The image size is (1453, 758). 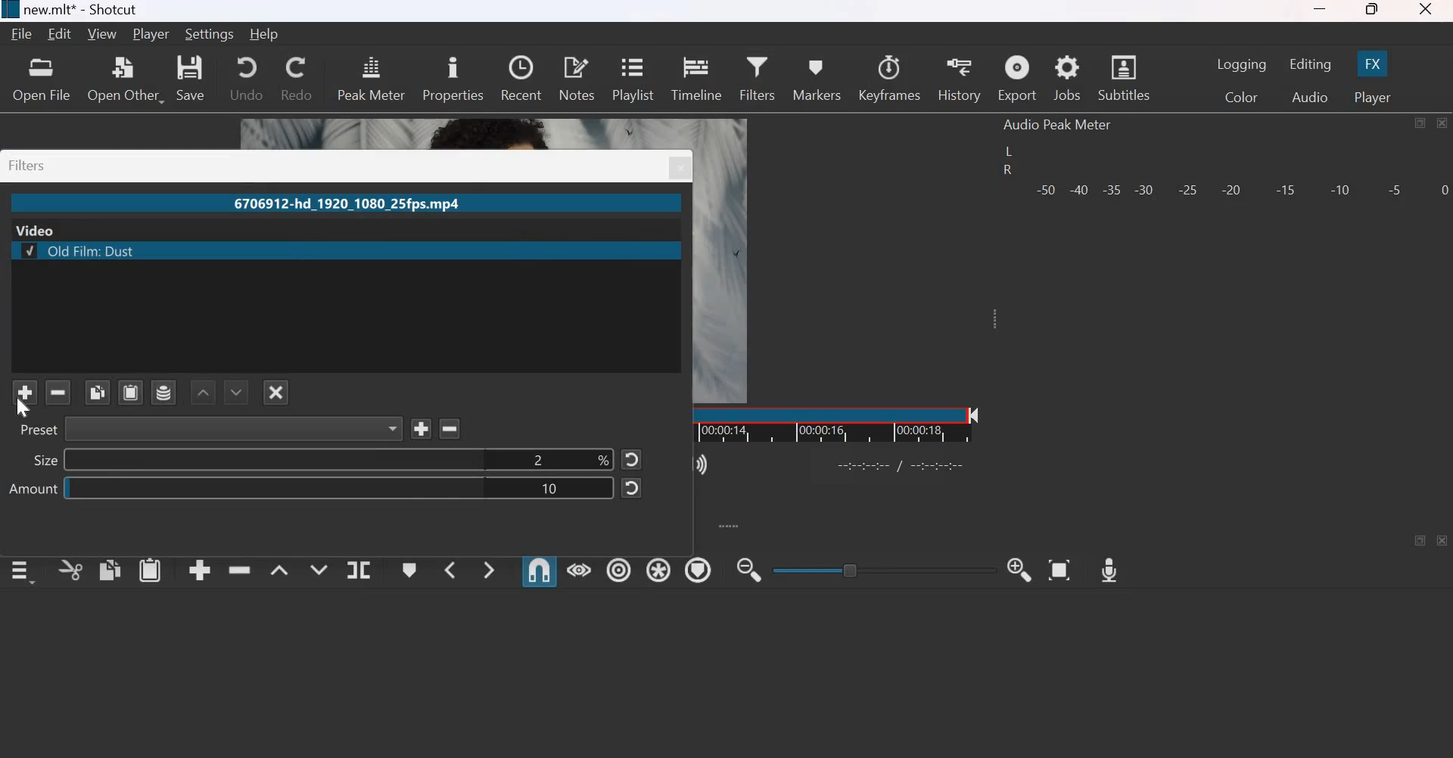 What do you see at coordinates (1443, 123) in the screenshot?
I see `Close` at bounding box center [1443, 123].